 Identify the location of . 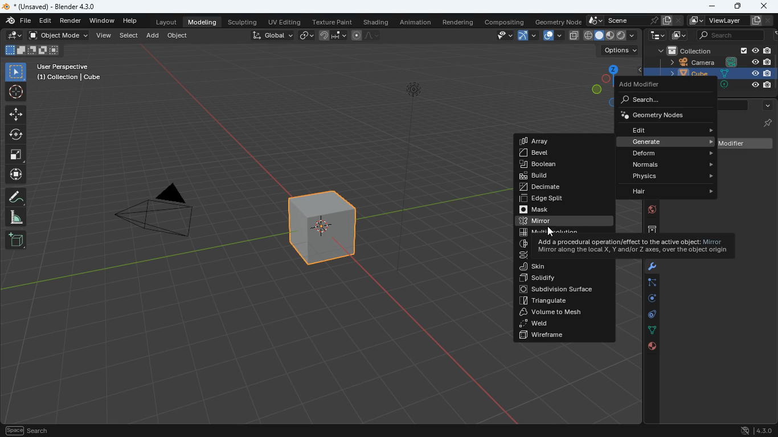
(70, 73).